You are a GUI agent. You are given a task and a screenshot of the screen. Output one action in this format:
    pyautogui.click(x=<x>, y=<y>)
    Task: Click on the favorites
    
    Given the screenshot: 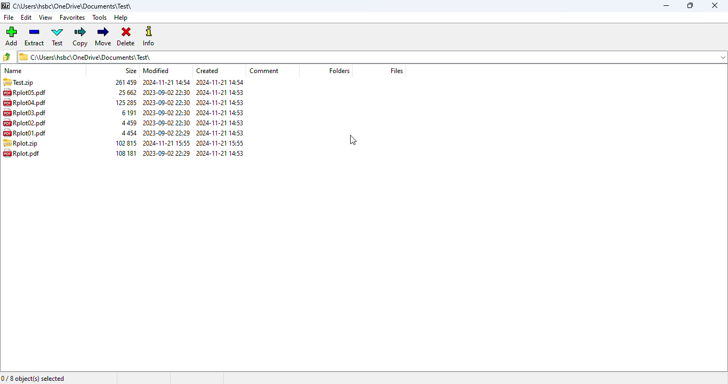 What is the action you would take?
    pyautogui.click(x=72, y=18)
    